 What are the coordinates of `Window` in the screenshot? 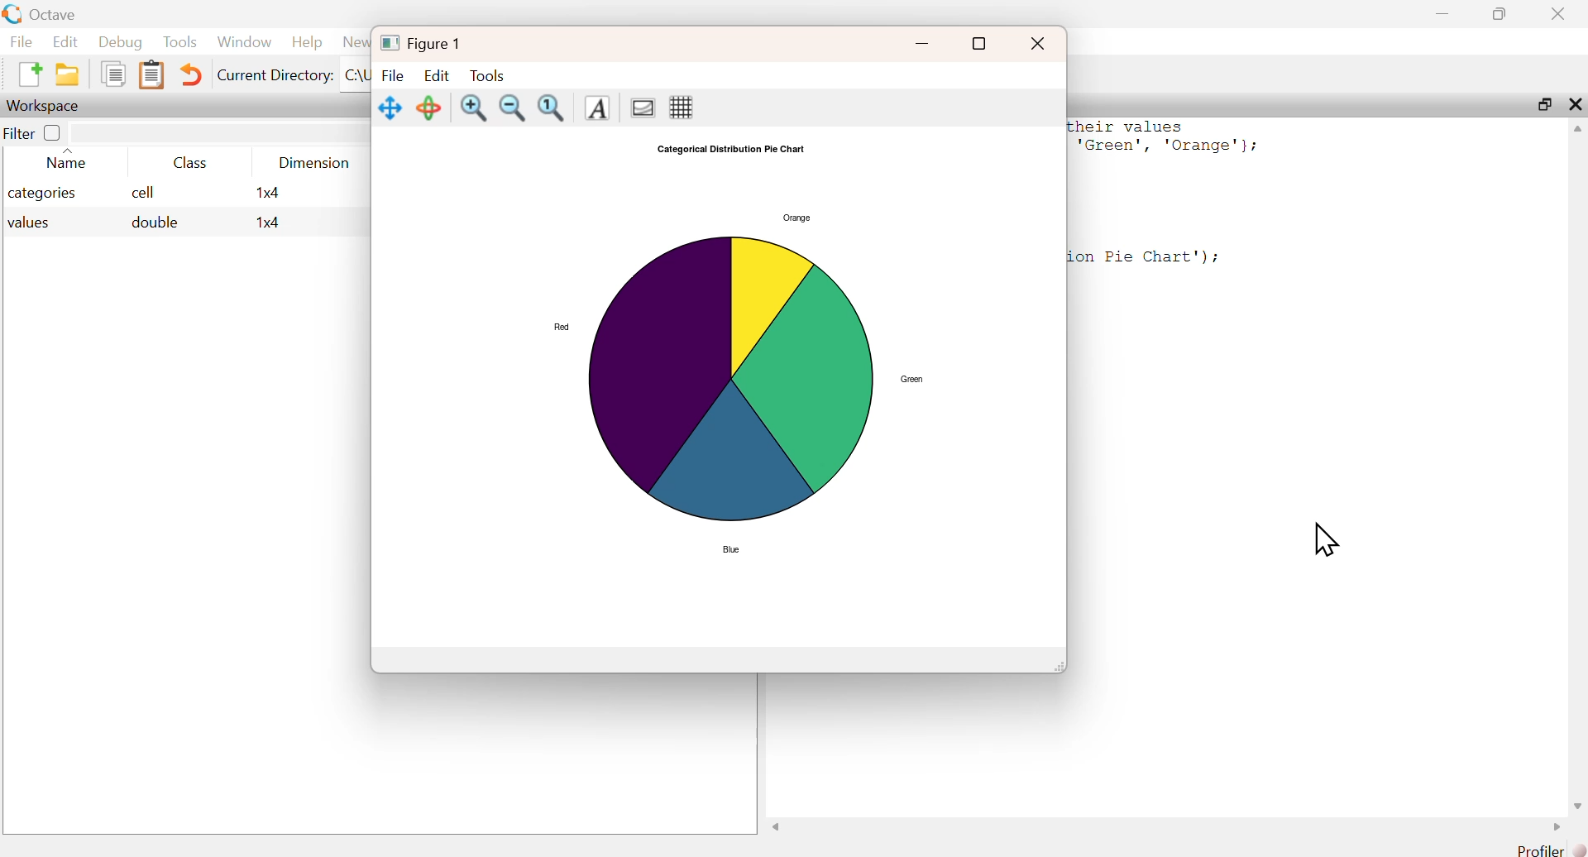 It's located at (245, 42).